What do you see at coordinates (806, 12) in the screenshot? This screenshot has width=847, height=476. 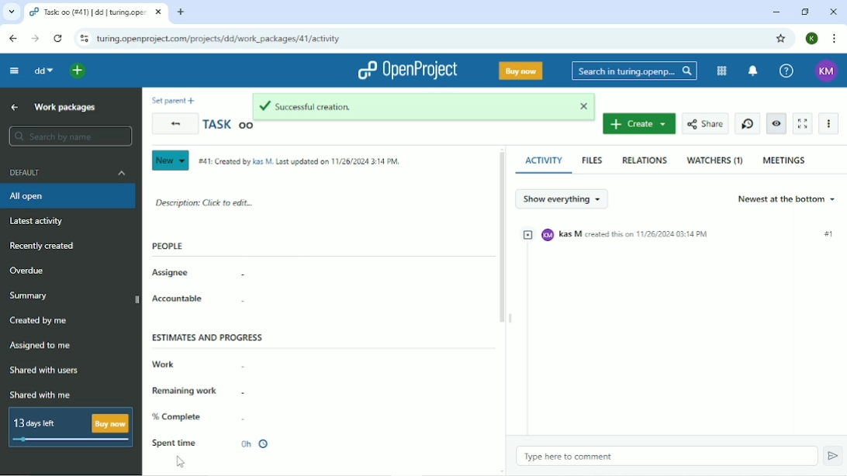 I see `Restore down` at bounding box center [806, 12].